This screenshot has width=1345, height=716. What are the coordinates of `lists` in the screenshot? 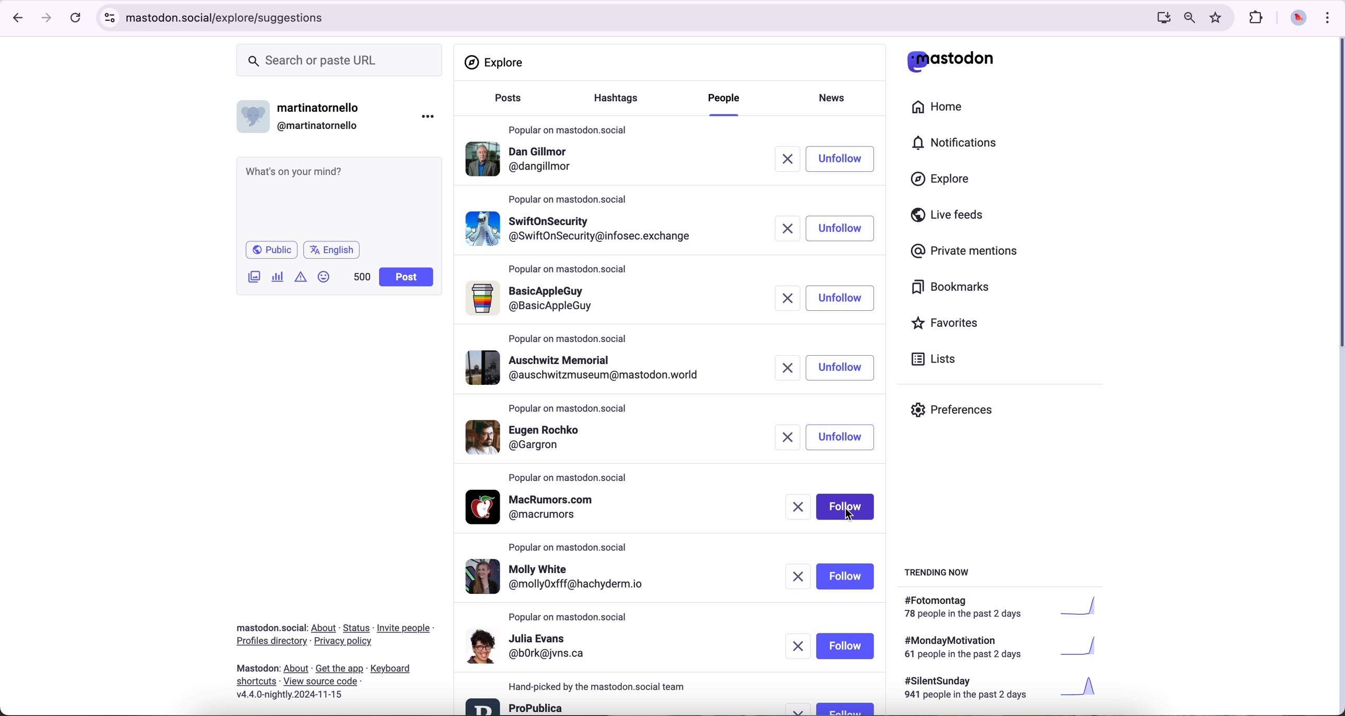 It's located at (929, 359).